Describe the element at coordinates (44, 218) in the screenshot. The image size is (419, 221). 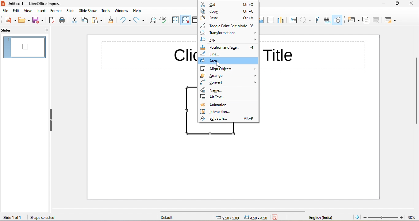
I see `shape selected` at that location.